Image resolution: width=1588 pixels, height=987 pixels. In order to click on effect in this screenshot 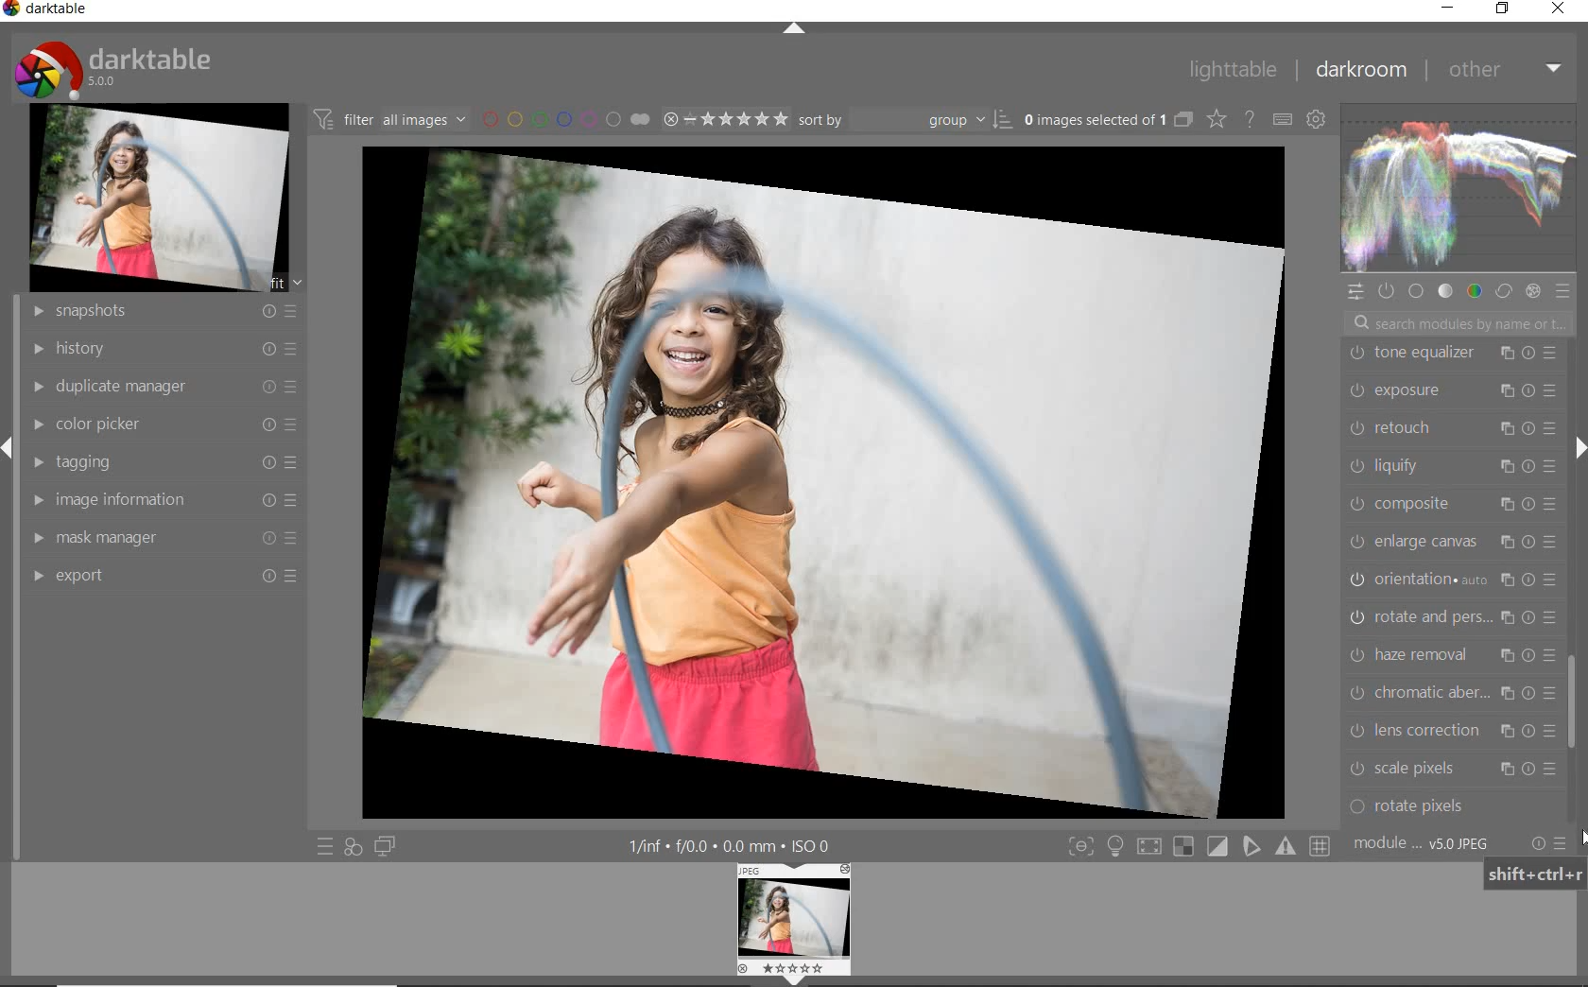, I will do `click(1535, 293)`.